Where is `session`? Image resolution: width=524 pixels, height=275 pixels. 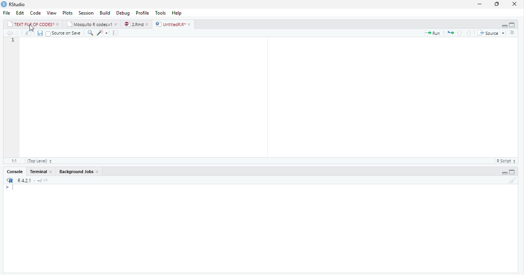
session is located at coordinates (86, 13).